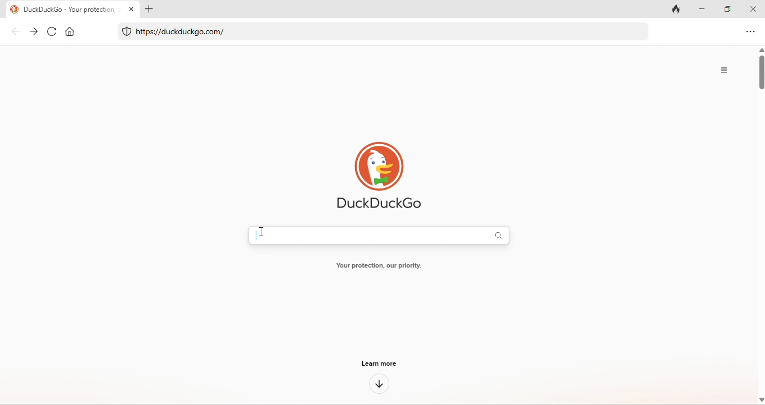  What do you see at coordinates (702, 8) in the screenshot?
I see `minimize` at bounding box center [702, 8].